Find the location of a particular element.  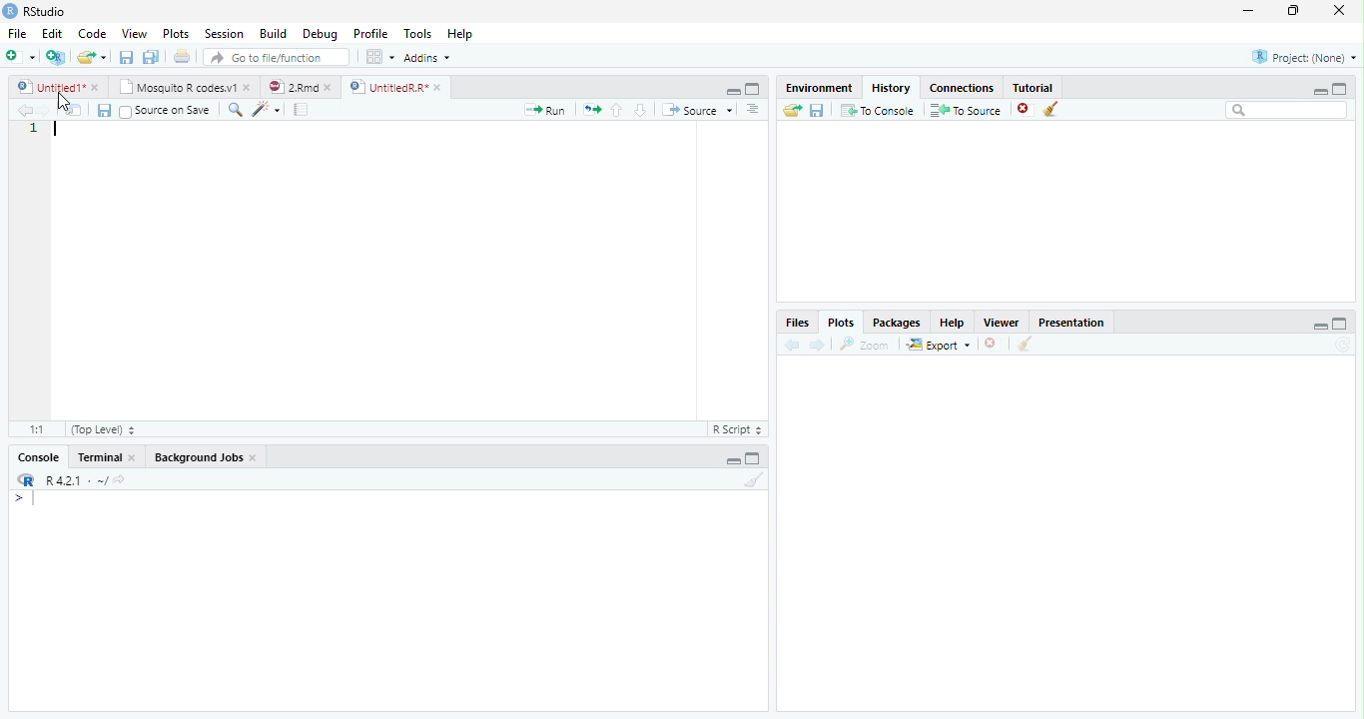

close is located at coordinates (328, 87).